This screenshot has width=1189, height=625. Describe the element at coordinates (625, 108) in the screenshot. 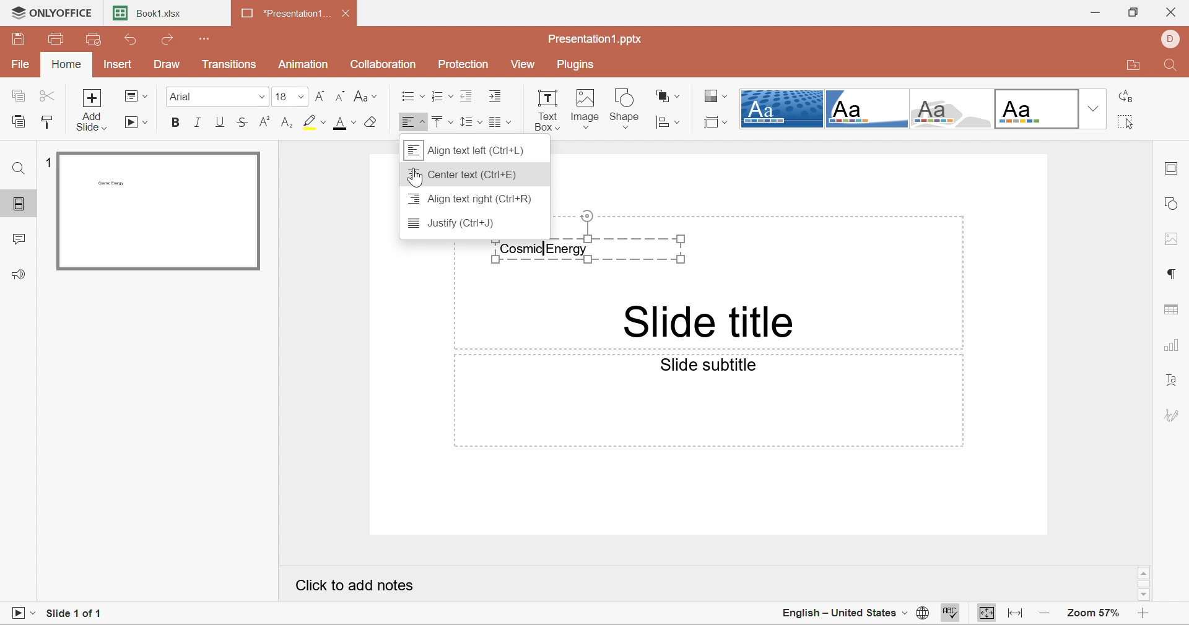

I see `Shape` at that location.